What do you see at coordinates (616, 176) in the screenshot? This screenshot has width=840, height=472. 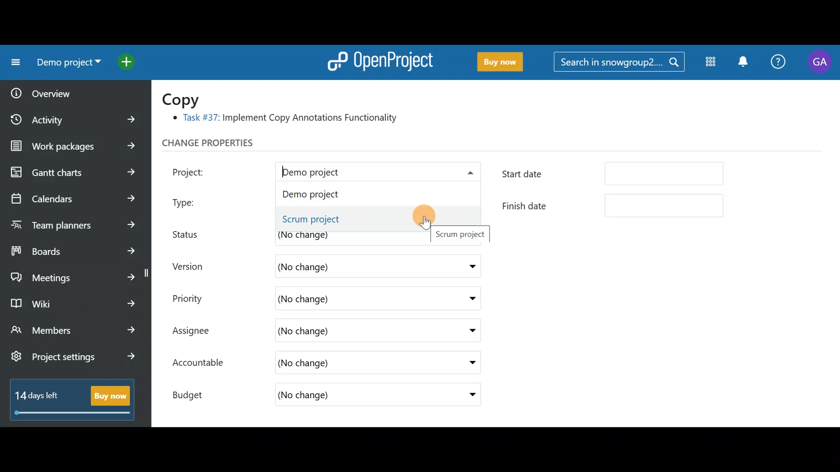 I see `Start date` at bounding box center [616, 176].